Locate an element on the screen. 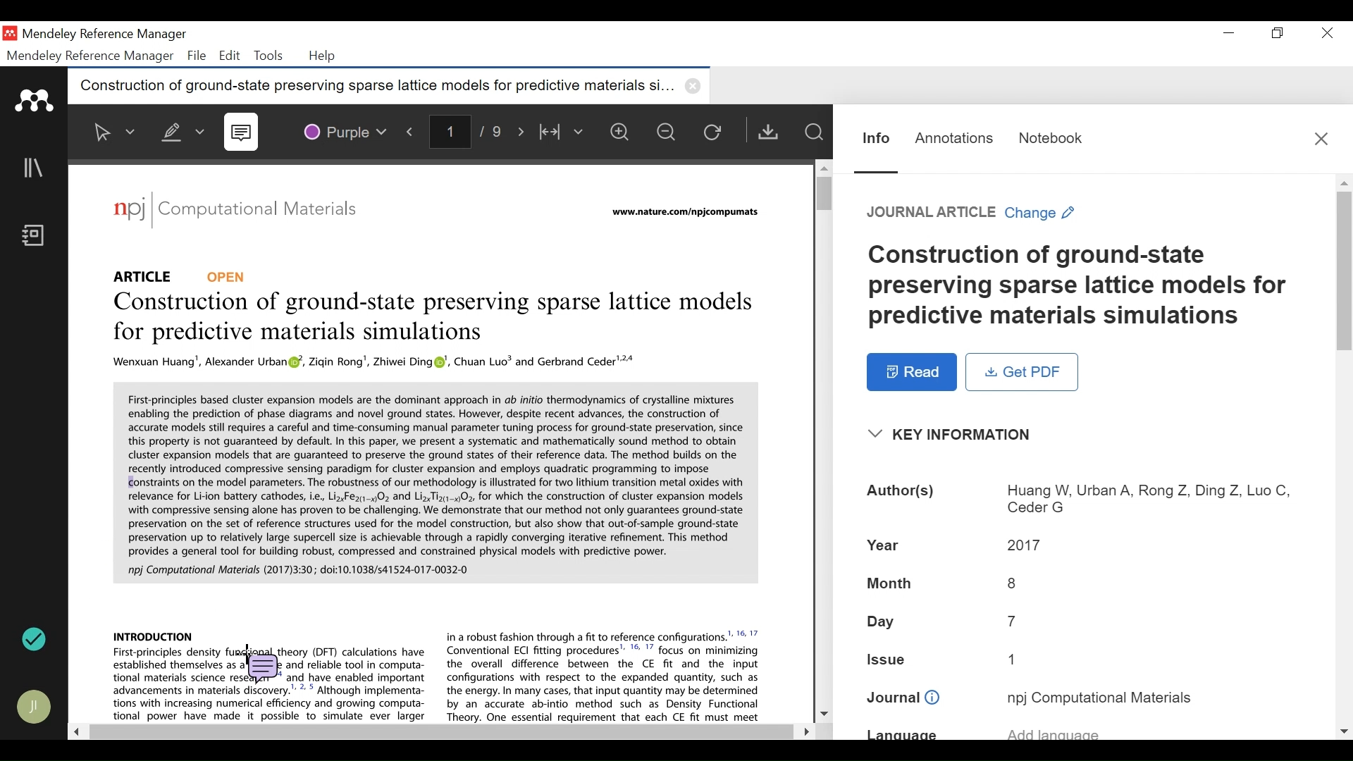 The height and width of the screenshot is (761, 1353). Help is located at coordinates (324, 57).